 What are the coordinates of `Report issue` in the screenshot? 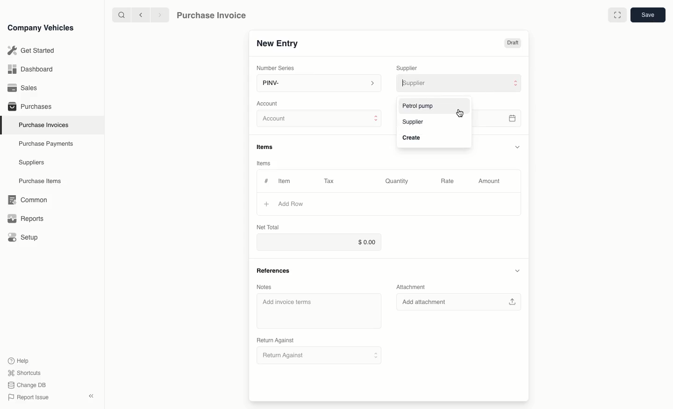 It's located at (30, 398).